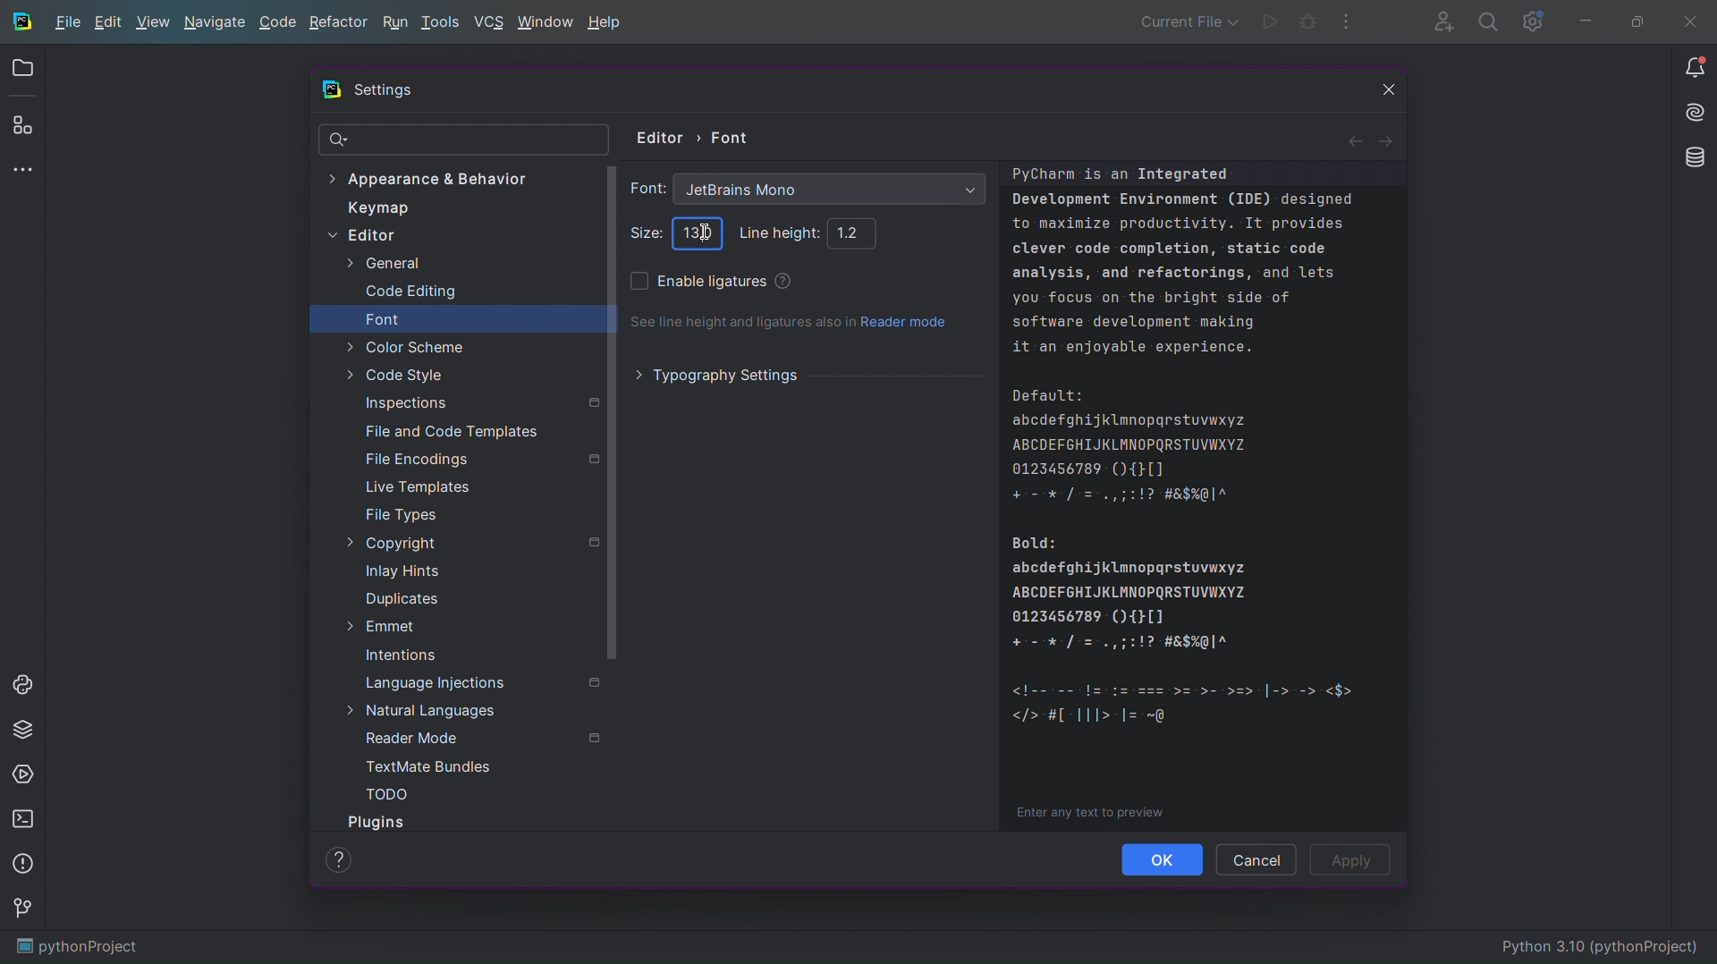 The height and width of the screenshot is (964, 1717). Describe the element at coordinates (479, 402) in the screenshot. I see `Inspections` at that location.